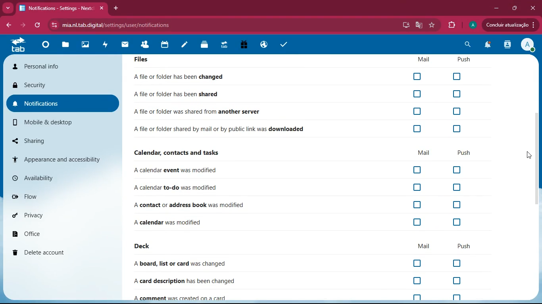  I want to click on activity, so click(508, 45).